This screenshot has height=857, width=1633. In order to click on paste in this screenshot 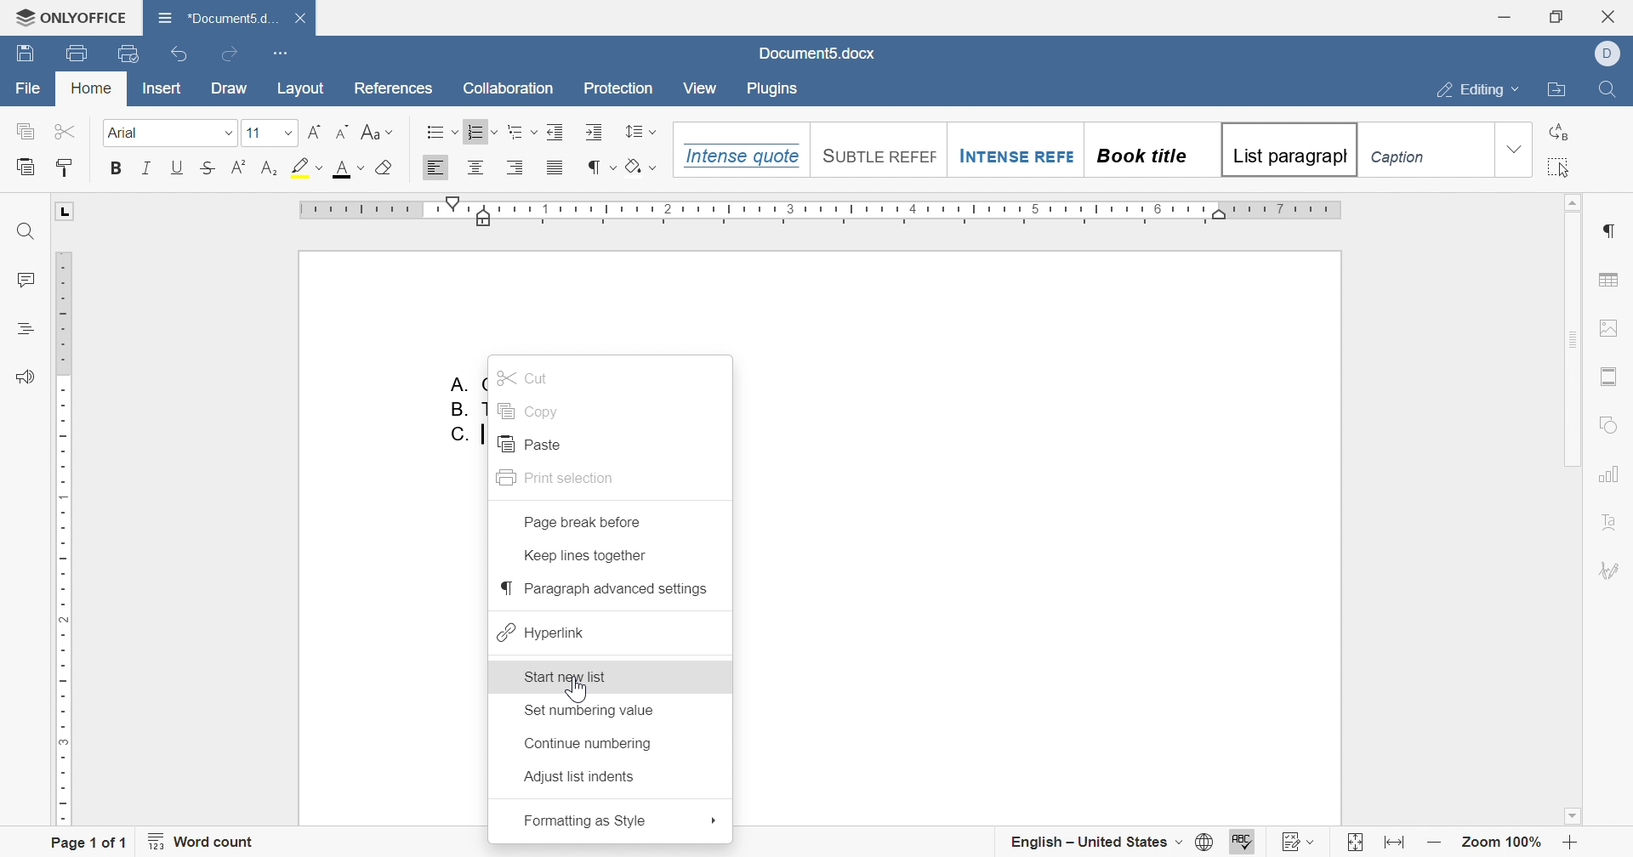, I will do `click(532, 445)`.